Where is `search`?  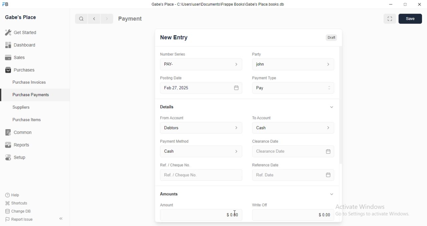 search is located at coordinates (82, 19).